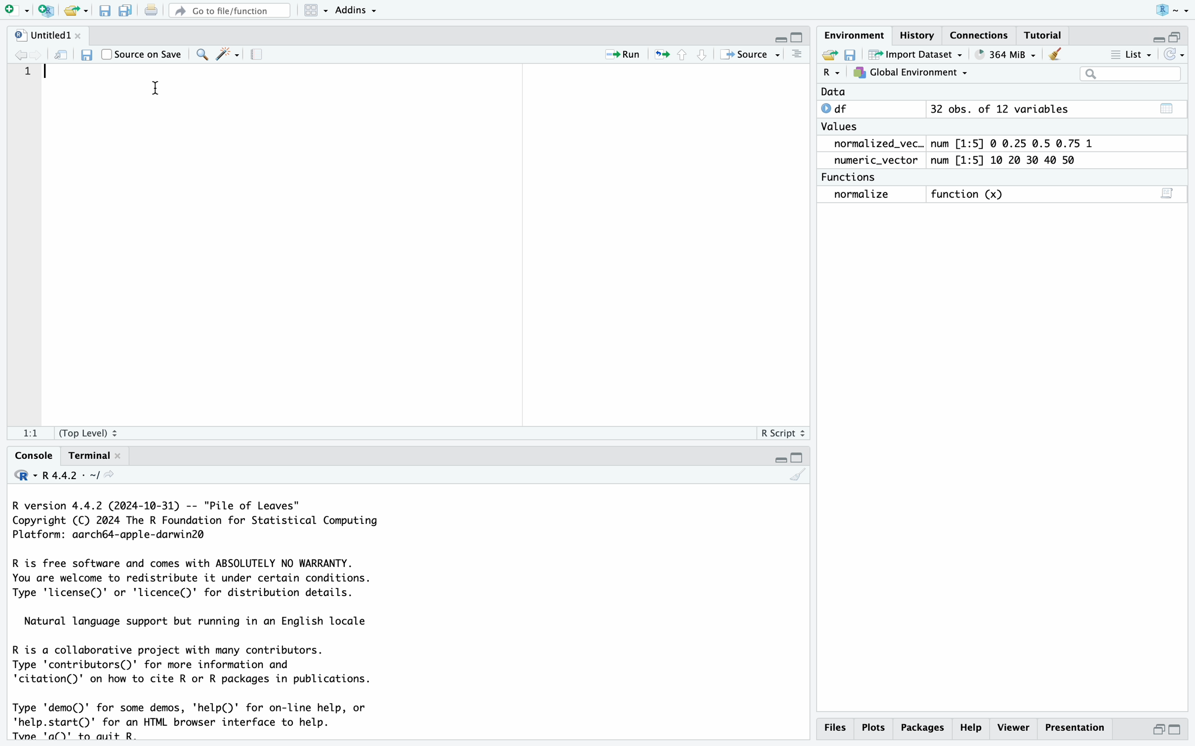 The height and width of the screenshot is (746, 1195). Describe the element at coordinates (21, 54) in the screenshot. I see `Back` at that location.